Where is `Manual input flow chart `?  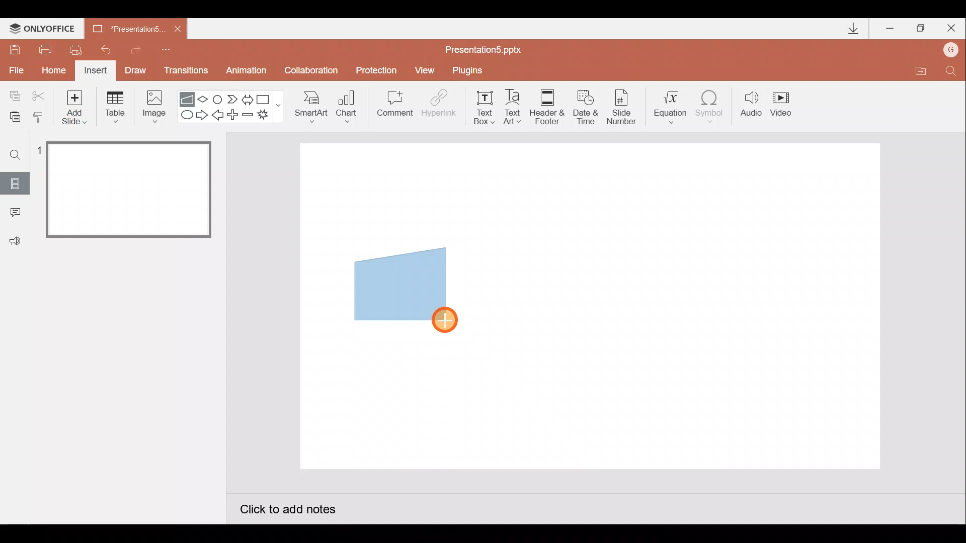 Manual input flow chart  is located at coordinates (398, 283).